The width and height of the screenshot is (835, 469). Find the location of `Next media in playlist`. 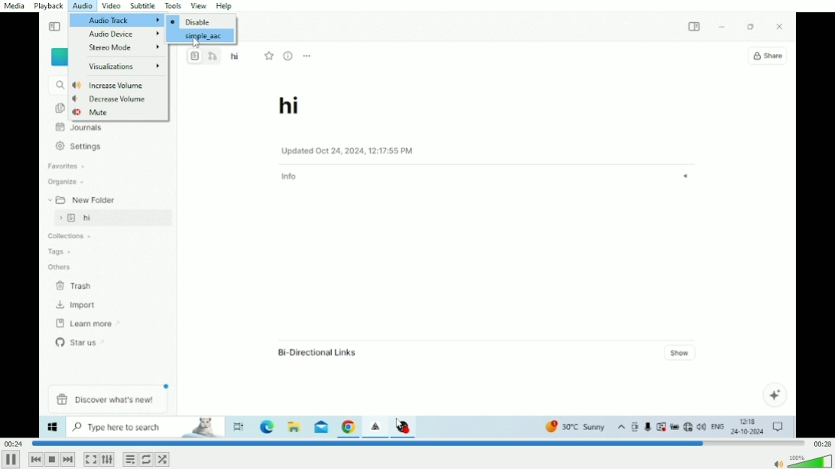

Next media in playlist is located at coordinates (68, 460).